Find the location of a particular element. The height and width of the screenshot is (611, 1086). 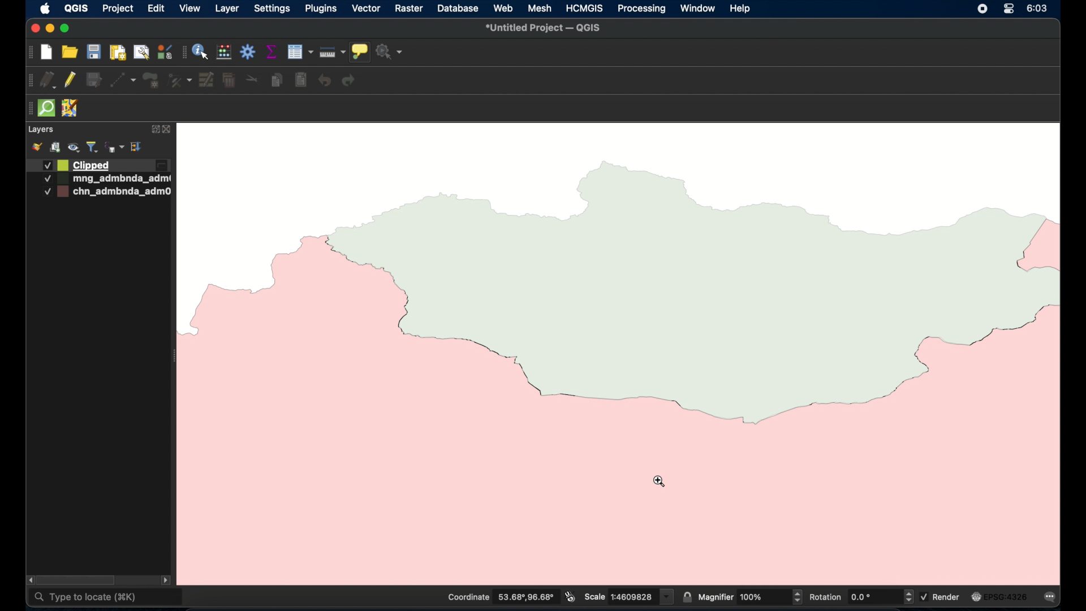

filter legend is located at coordinates (93, 147).